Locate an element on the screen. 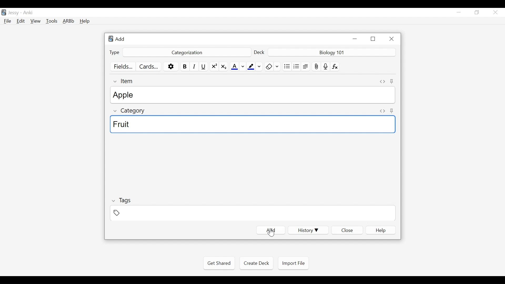  Options is located at coordinates (171, 67).